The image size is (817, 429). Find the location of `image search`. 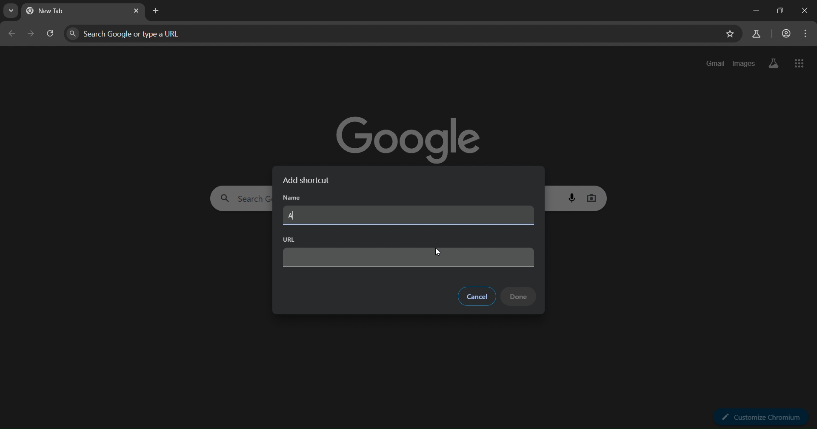

image search is located at coordinates (593, 197).